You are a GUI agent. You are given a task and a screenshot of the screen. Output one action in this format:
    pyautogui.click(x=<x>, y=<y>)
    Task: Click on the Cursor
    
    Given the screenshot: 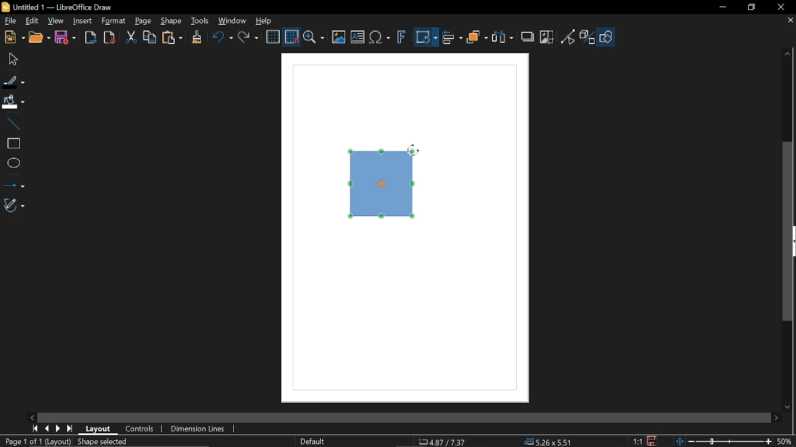 What is the action you would take?
    pyautogui.click(x=422, y=151)
    